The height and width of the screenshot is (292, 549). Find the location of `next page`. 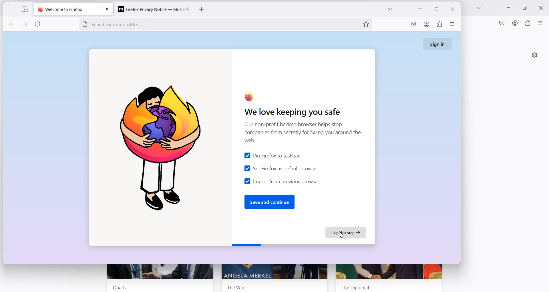

next page is located at coordinates (25, 25).